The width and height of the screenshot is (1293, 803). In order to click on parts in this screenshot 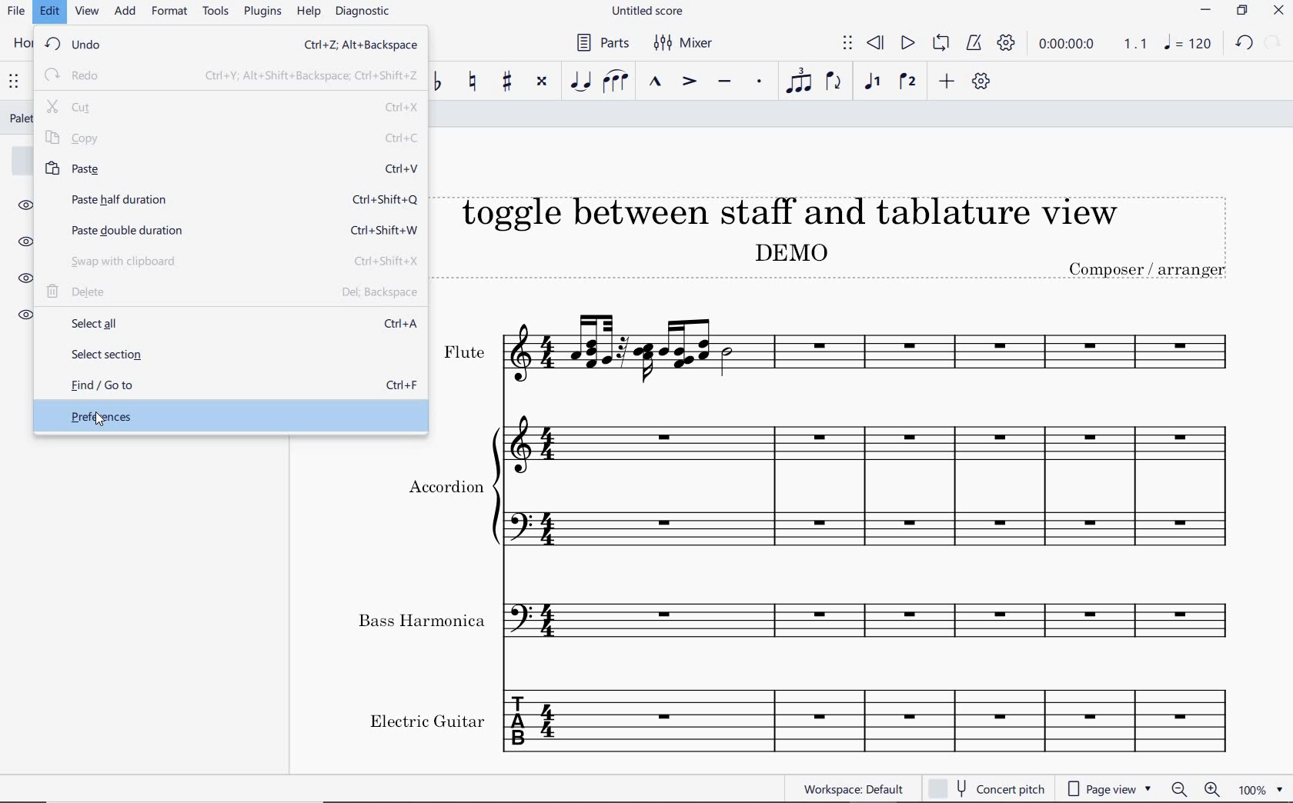, I will do `click(601, 43)`.